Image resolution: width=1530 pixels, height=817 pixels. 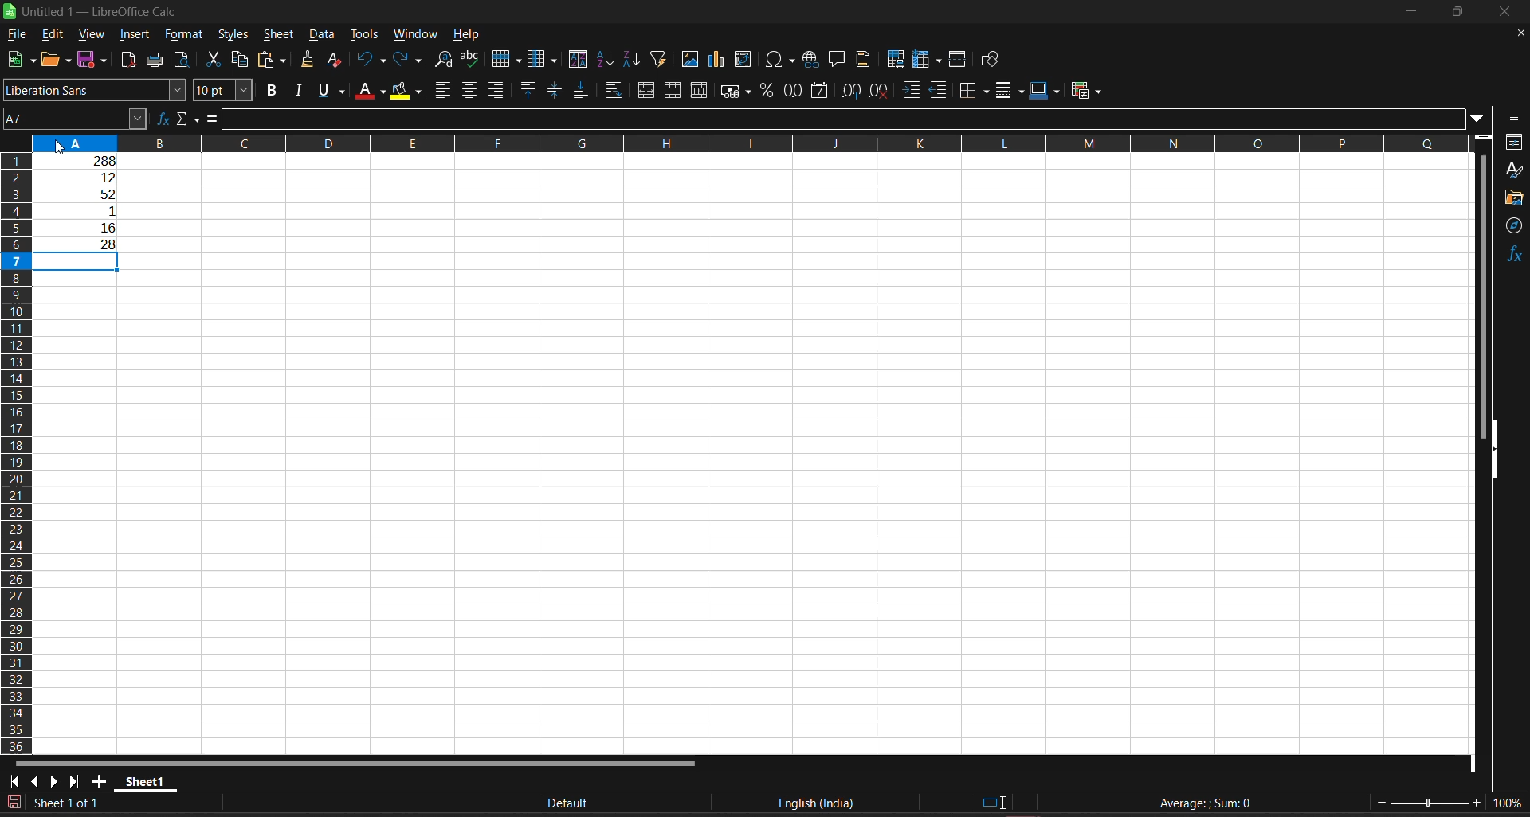 I want to click on properties, so click(x=1514, y=141).